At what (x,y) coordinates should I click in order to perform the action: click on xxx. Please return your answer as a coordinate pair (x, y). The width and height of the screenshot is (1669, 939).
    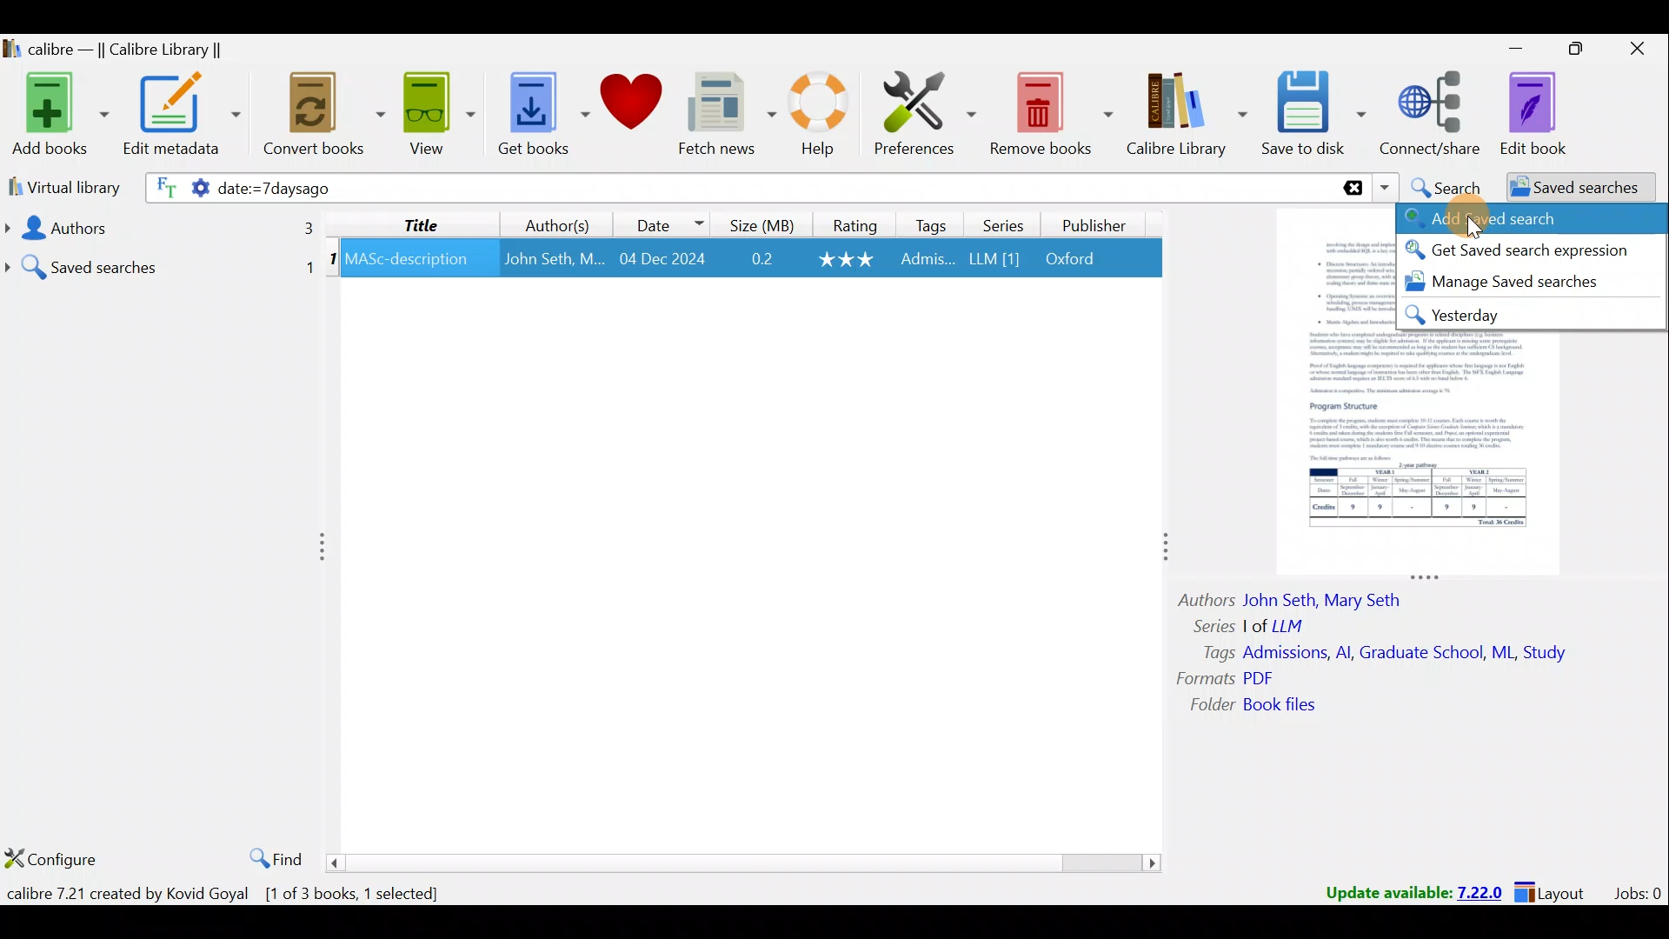
    Looking at the image, I should click on (848, 259).